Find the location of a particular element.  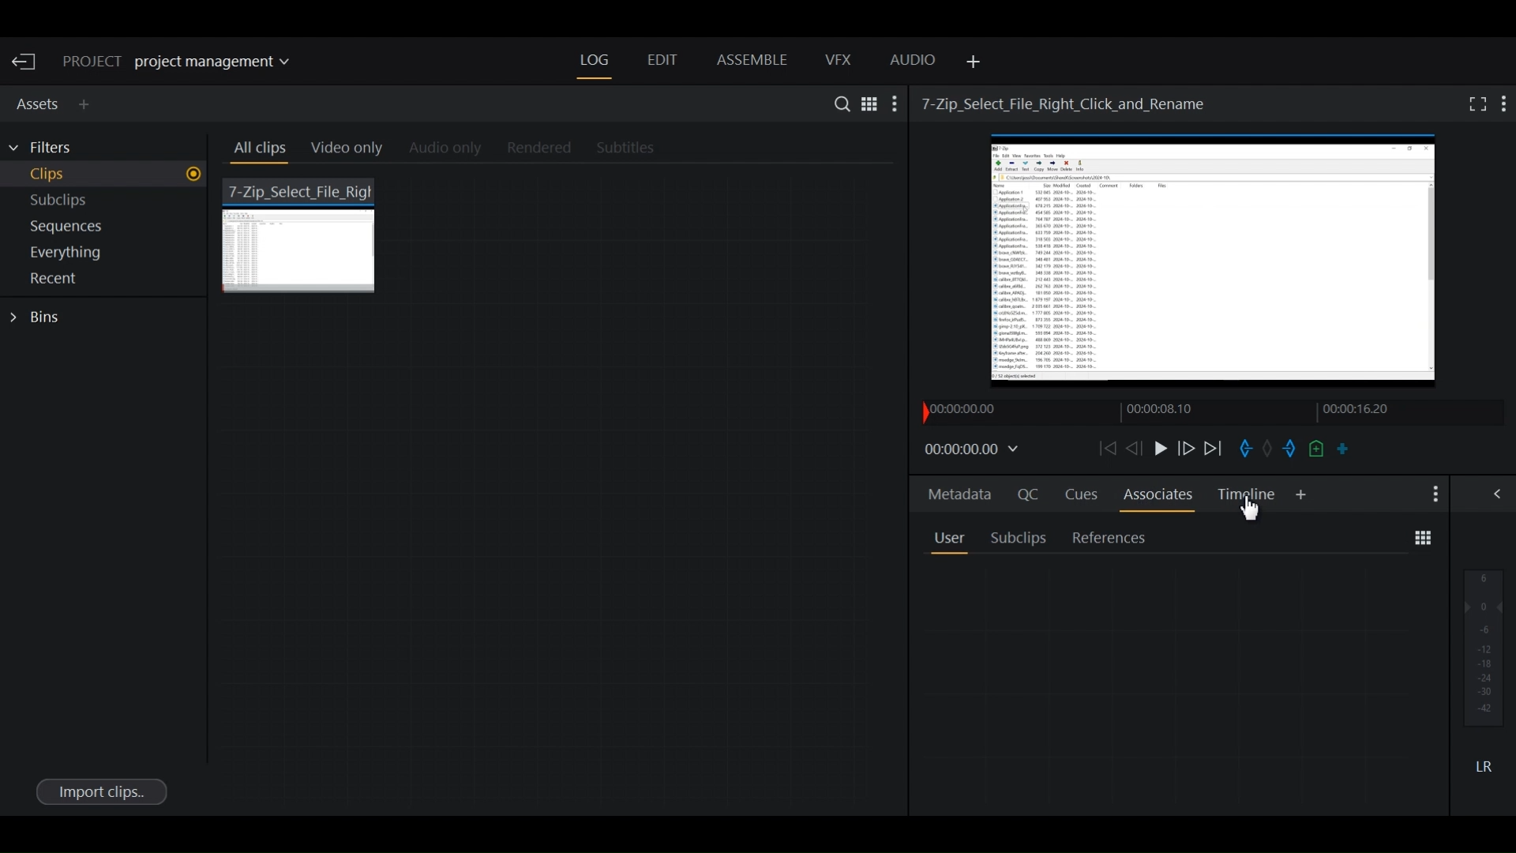

Edit is located at coordinates (661, 62).